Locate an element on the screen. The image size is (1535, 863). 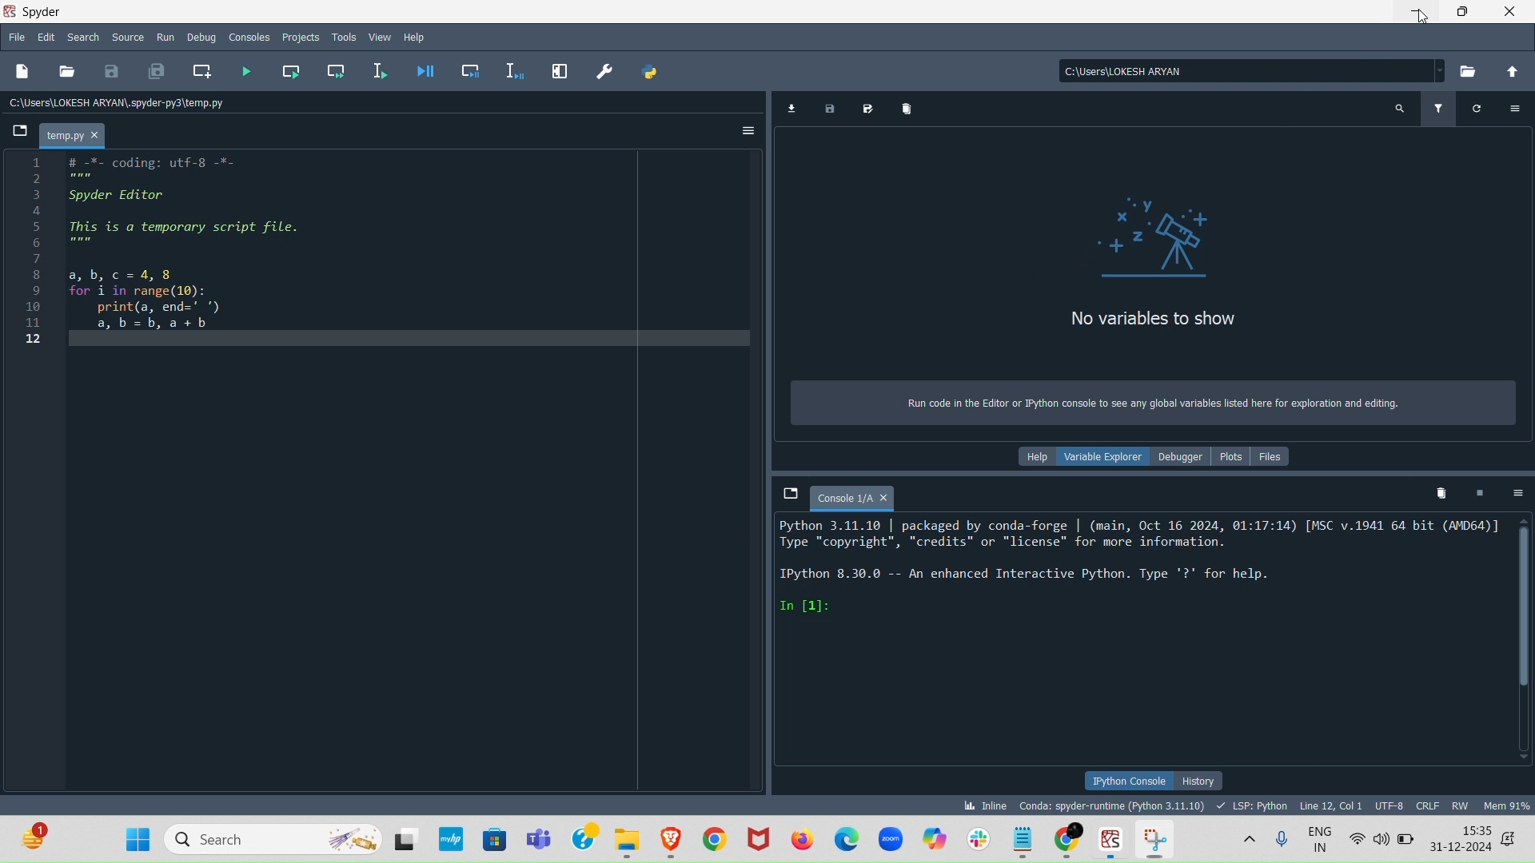
search is located at coordinates (82, 36).